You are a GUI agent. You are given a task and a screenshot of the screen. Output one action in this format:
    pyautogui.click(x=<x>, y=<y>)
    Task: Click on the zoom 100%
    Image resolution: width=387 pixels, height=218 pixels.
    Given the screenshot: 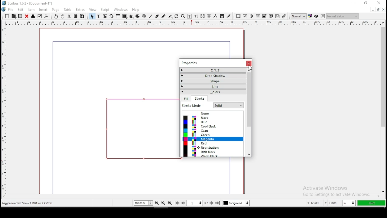 What is the action you would take?
    pyautogui.click(x=163, y=203)
    